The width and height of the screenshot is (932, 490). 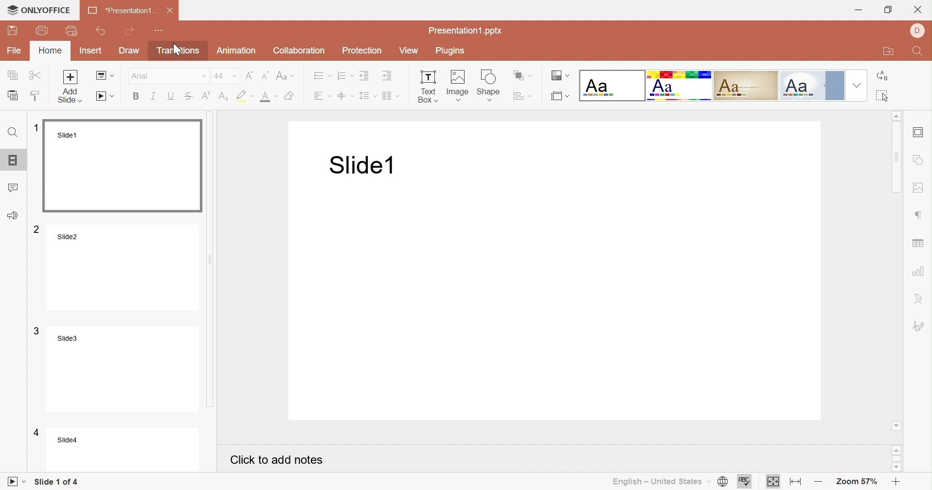 I want to click on Spell checking, so click(x=745, y=482).